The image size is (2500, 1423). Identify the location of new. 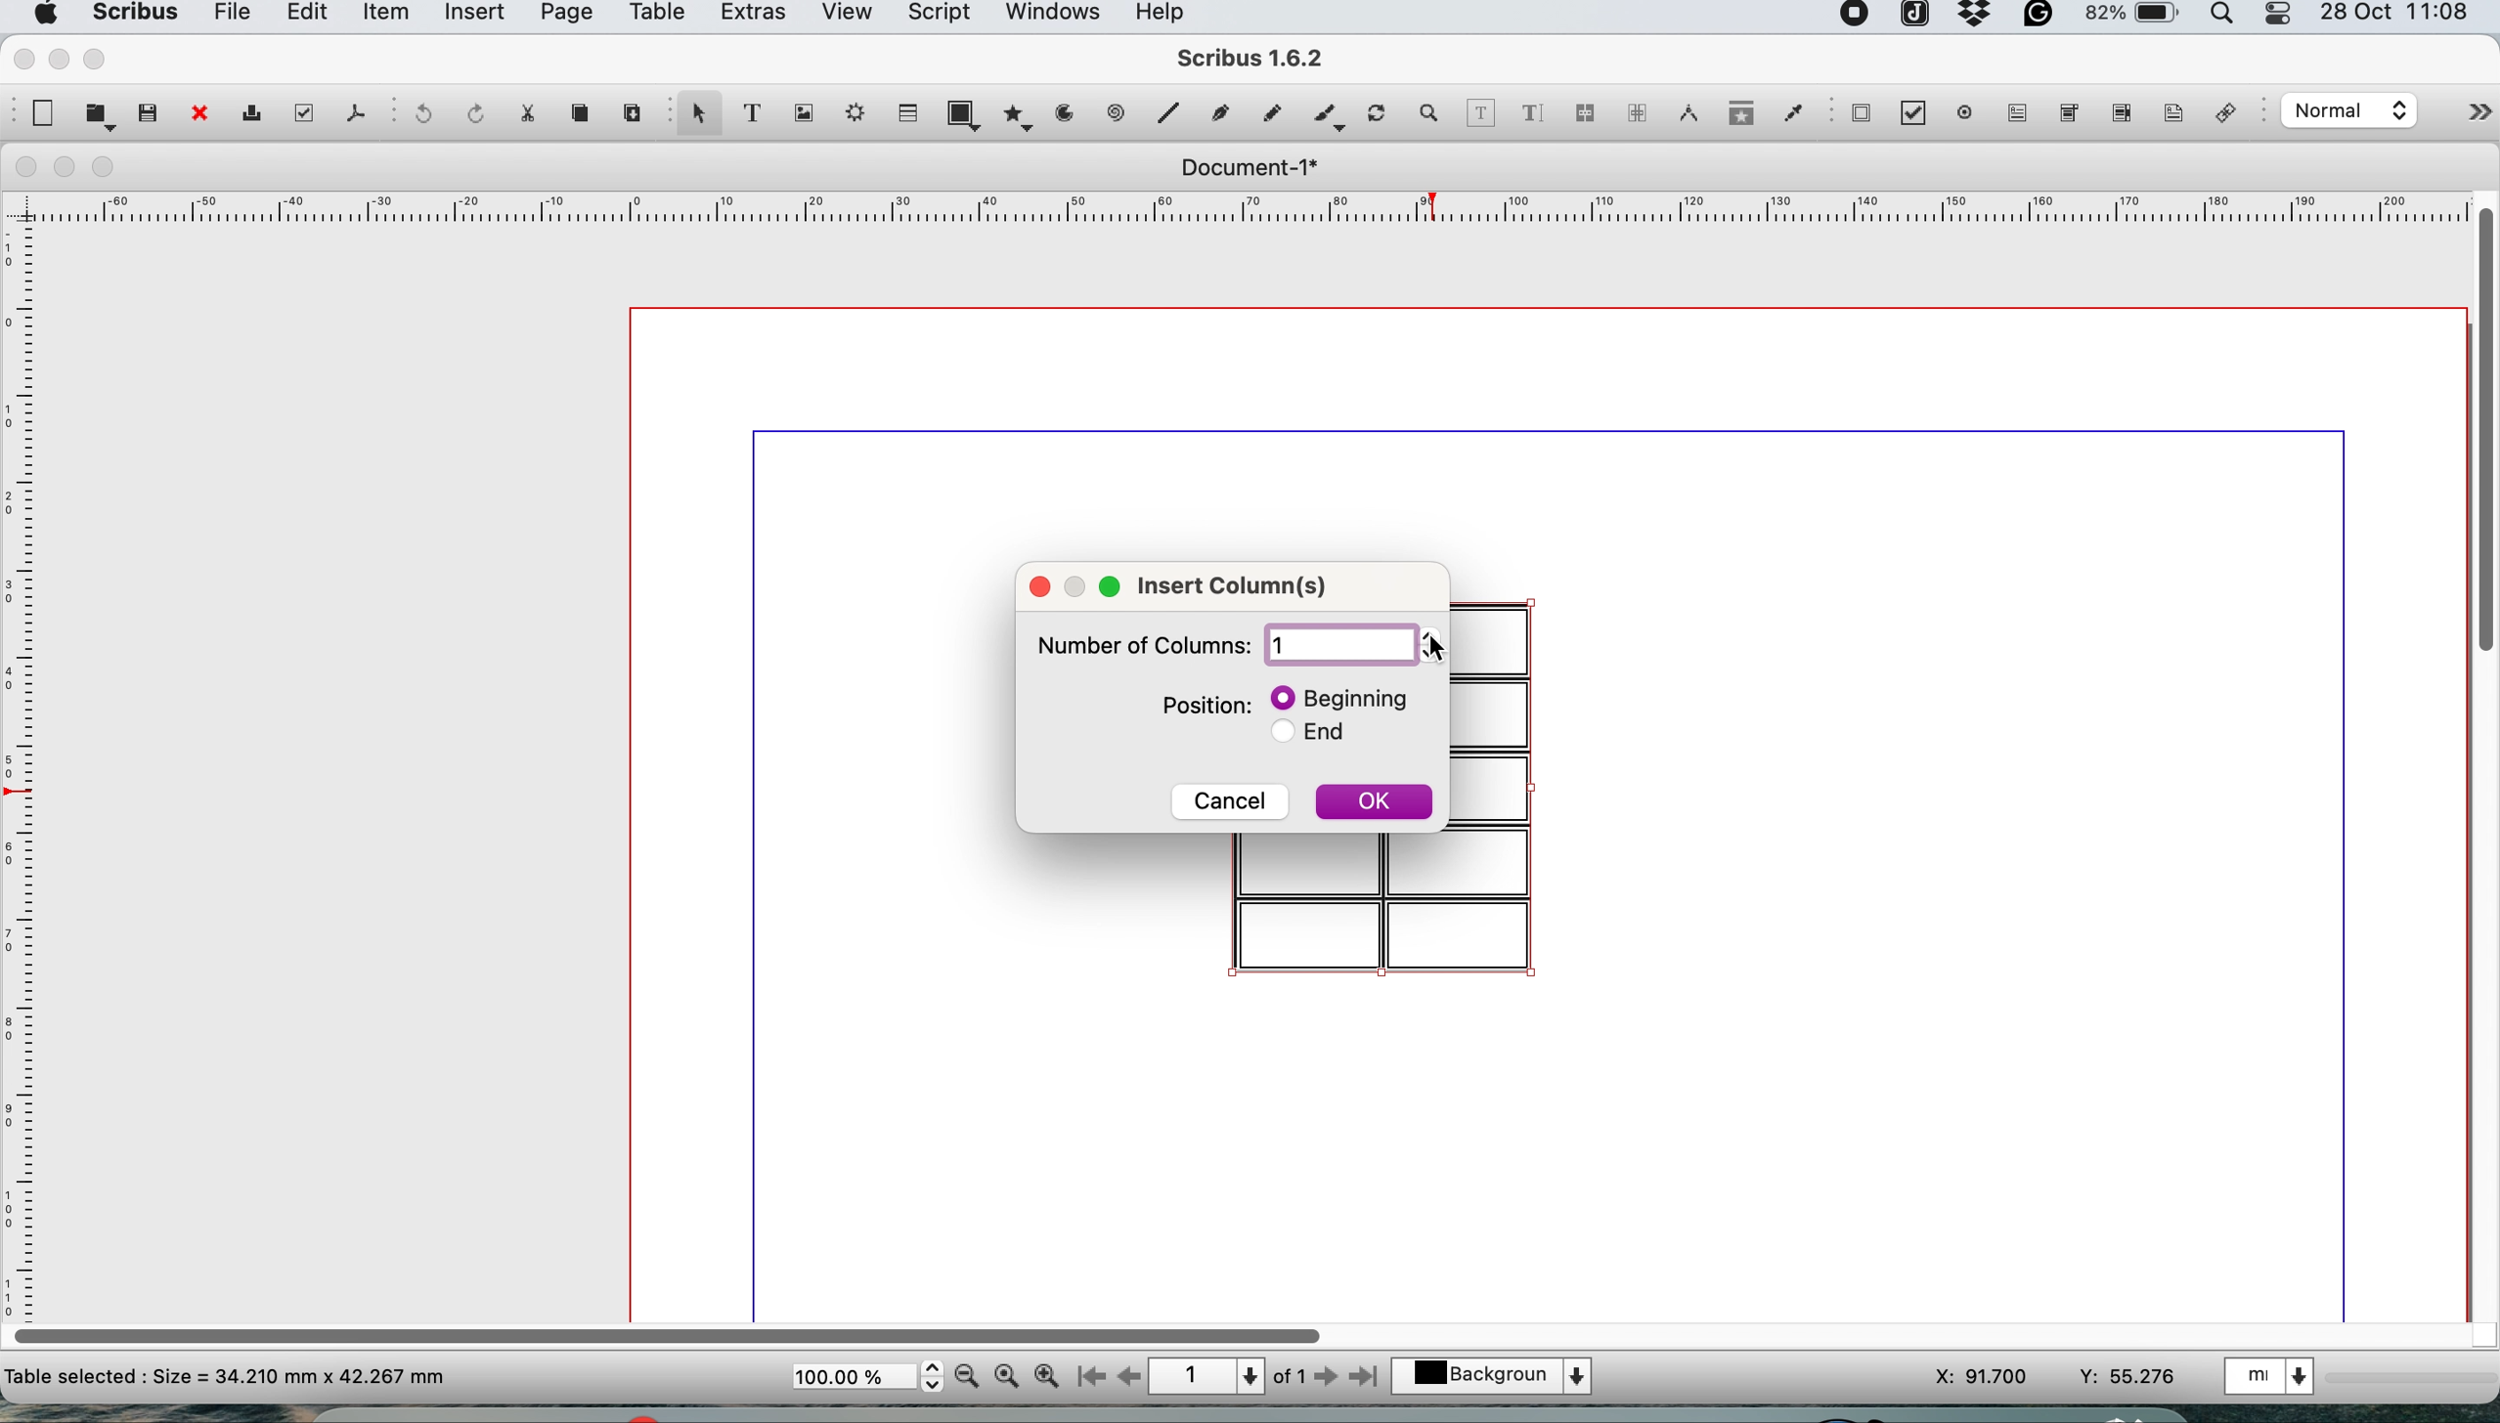
(40, 113).